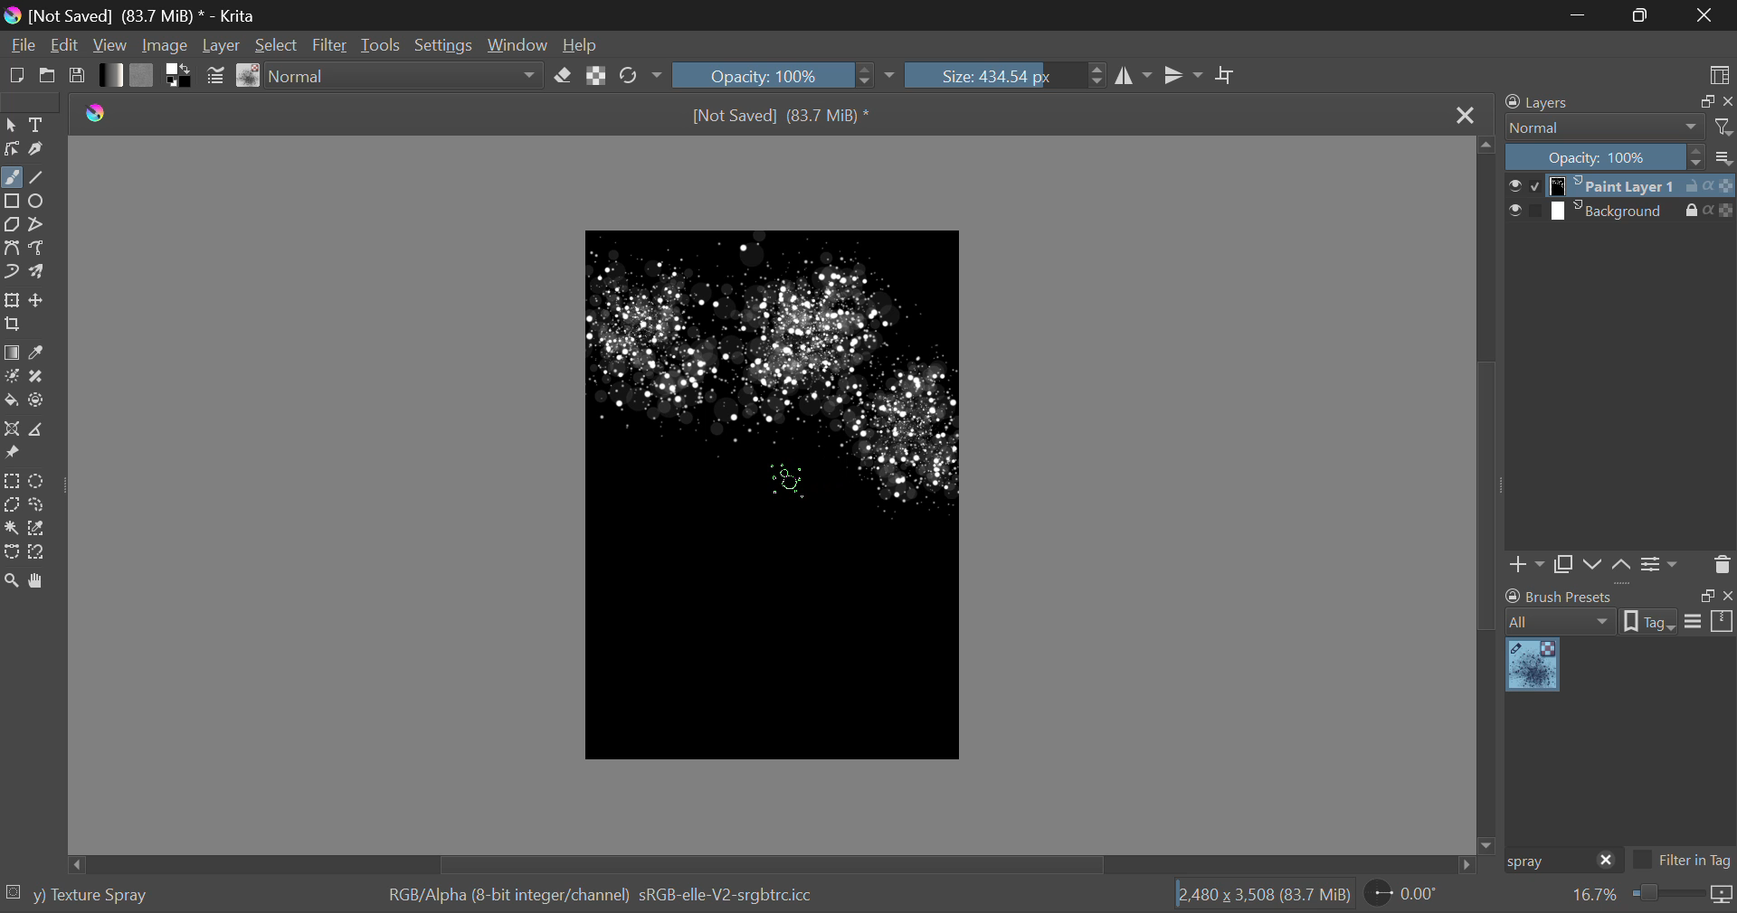  What do you see at coordinates (37, 179) in the screenshot?
I see `Line` at bounding box center [37, 179].